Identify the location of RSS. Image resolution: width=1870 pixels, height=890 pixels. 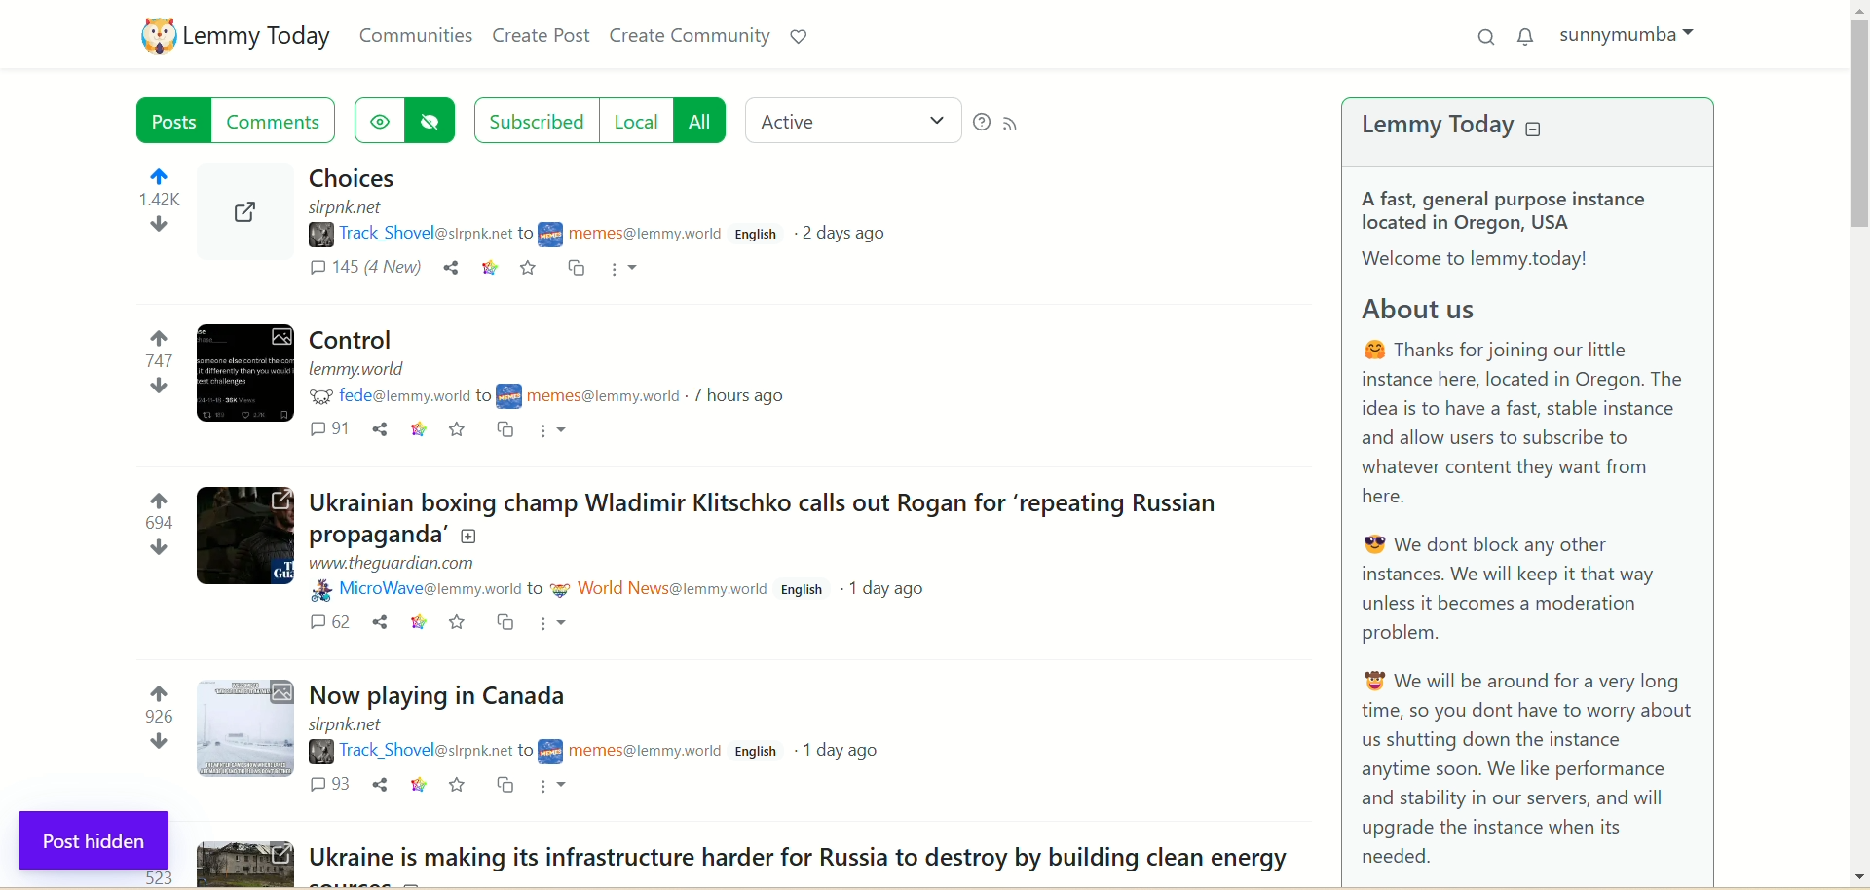
(1018, 127).